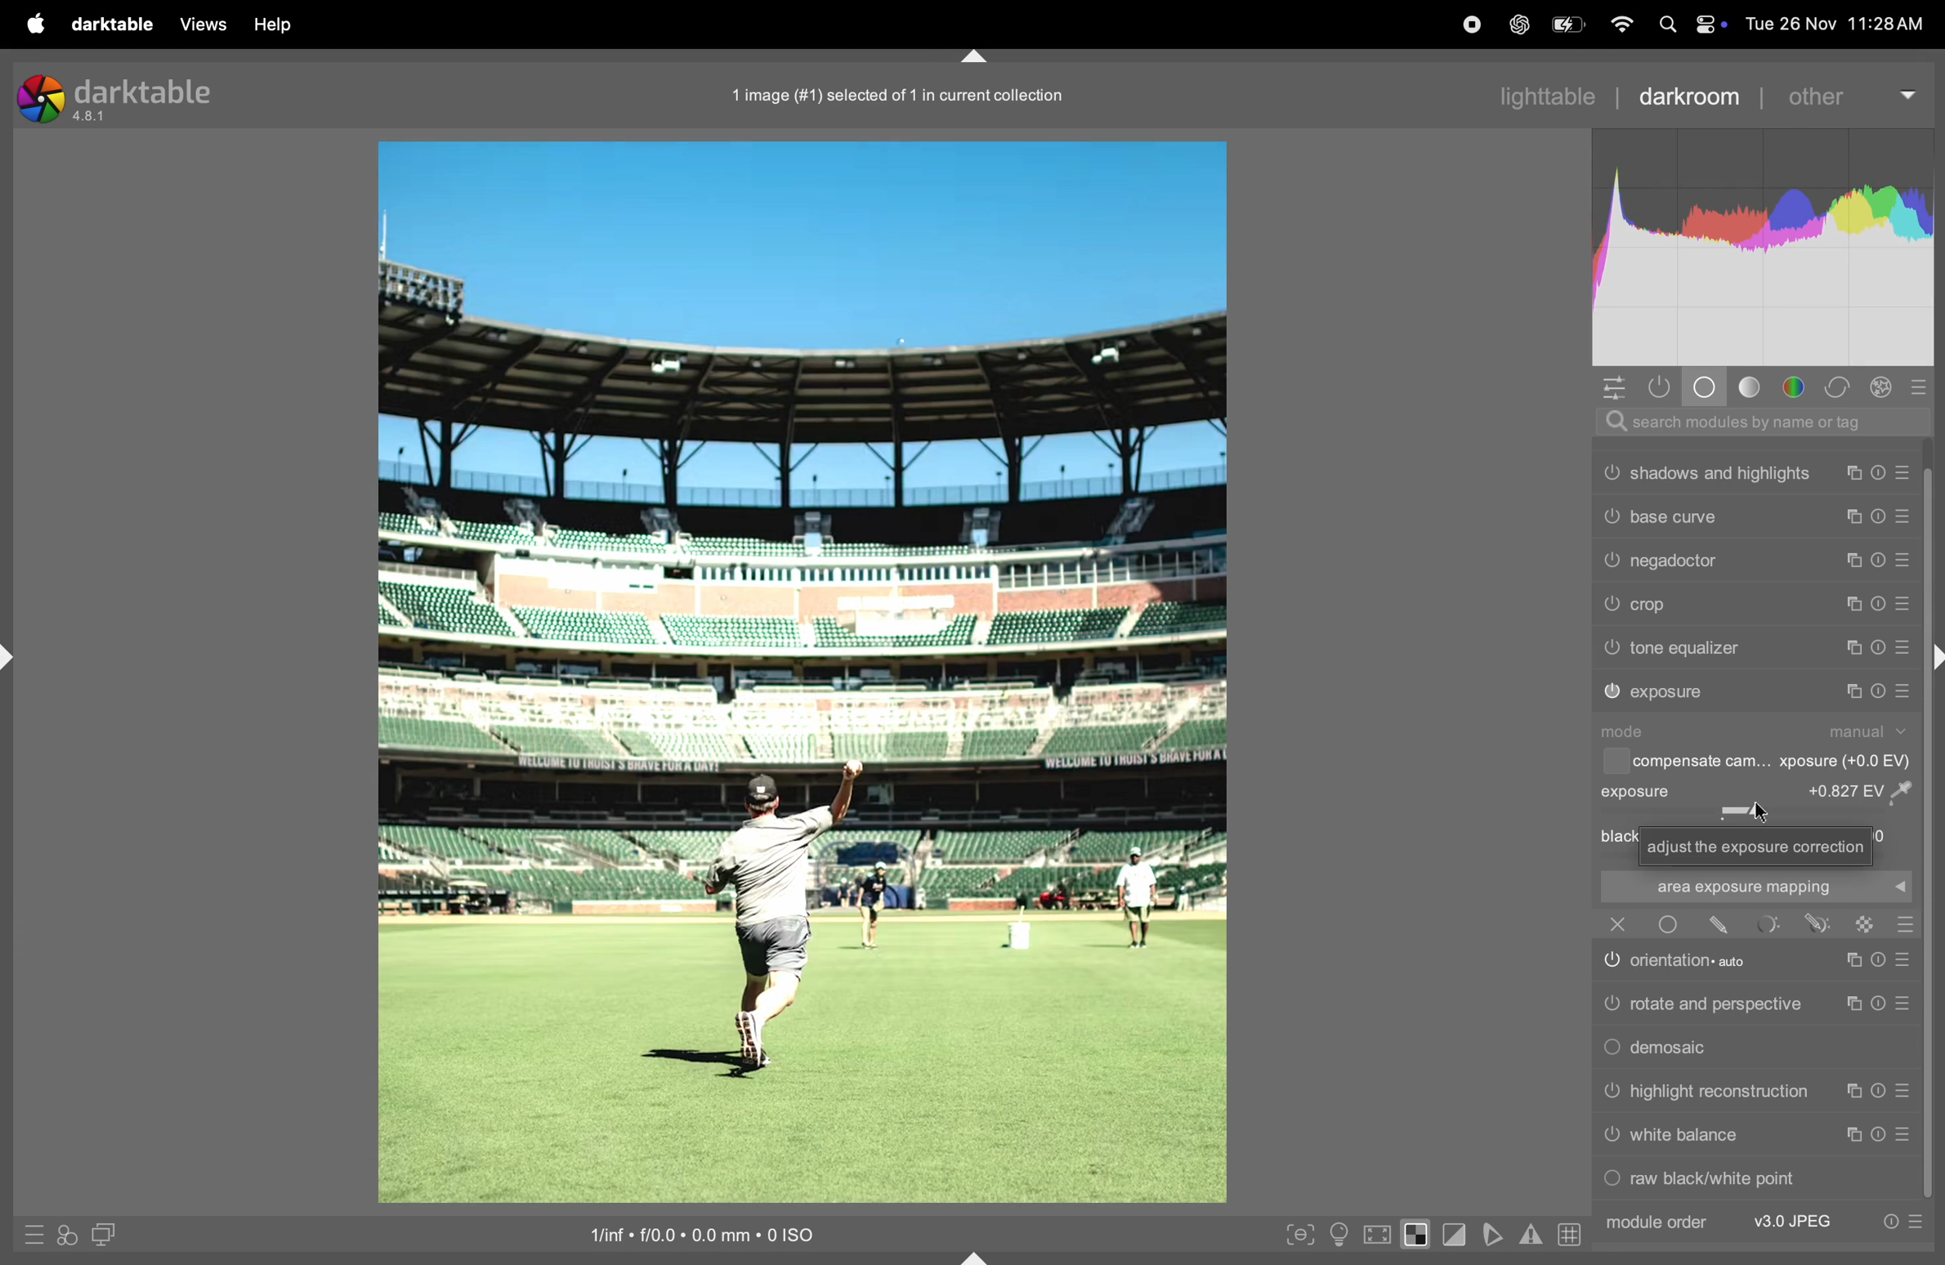  Describe the element at coordinates (1774, 762) in the screenshot. I see `compensate cam... xposure (+0.0 EV)` at that location.